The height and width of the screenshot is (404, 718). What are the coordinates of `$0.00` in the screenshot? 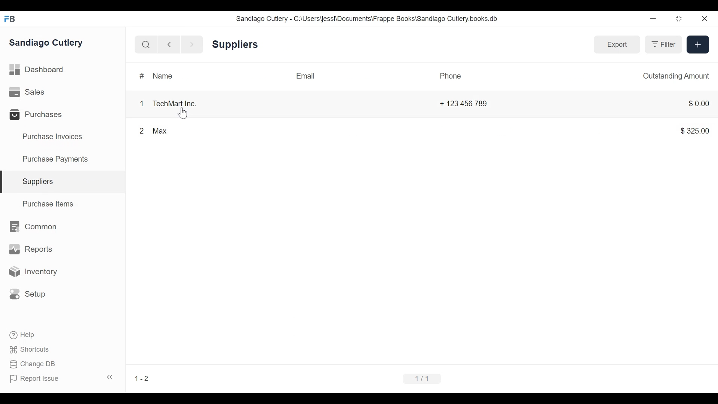 It's located at (694, 105).